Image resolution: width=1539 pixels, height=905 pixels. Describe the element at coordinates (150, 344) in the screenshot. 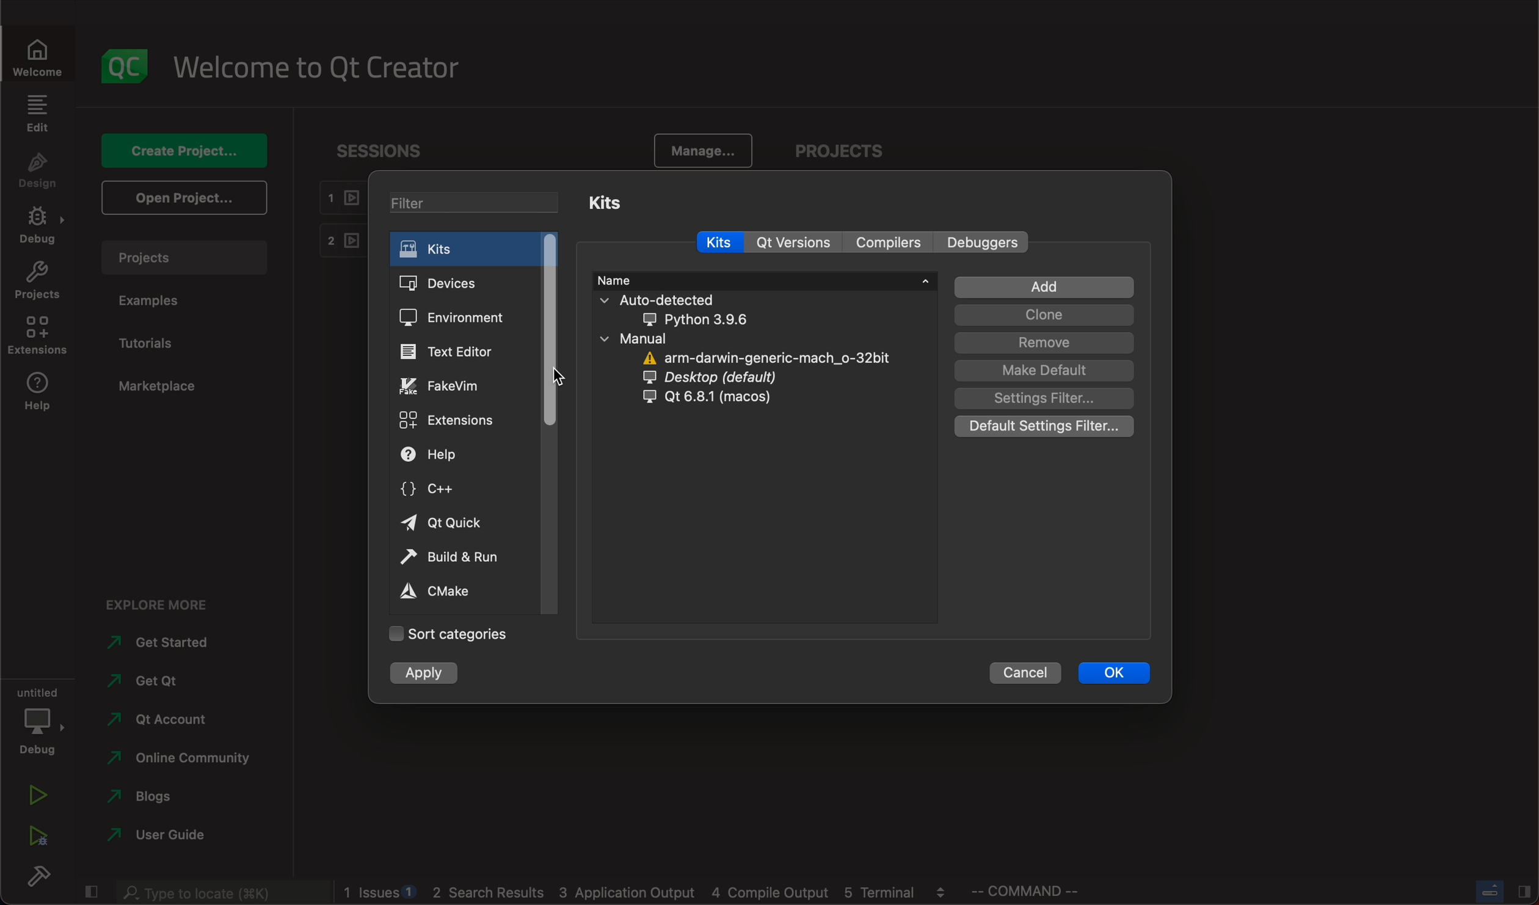

I see `tutorials` at that location.